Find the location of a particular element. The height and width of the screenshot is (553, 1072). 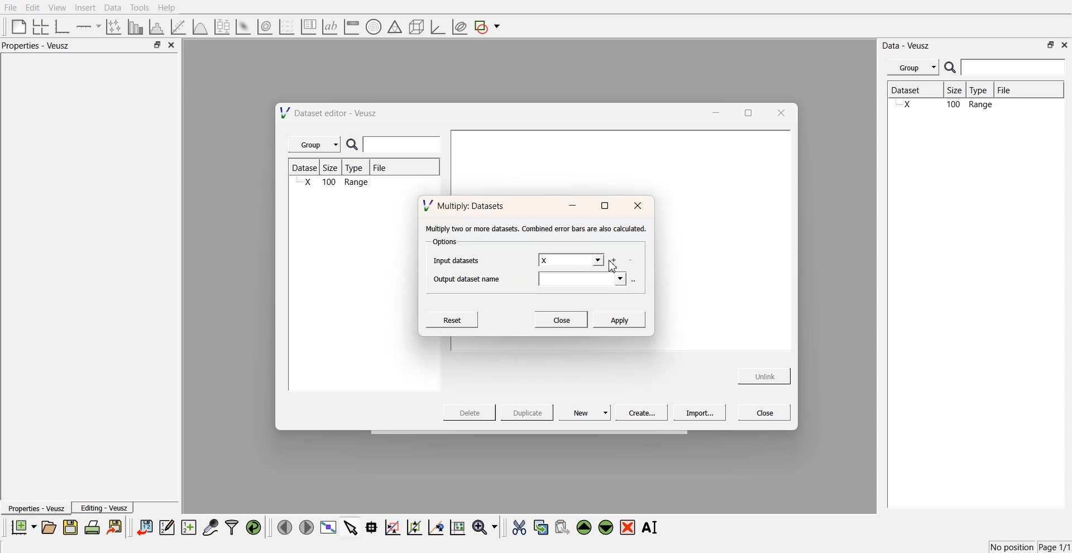

plot covariance ellipses is located at coordinates (459, 27).